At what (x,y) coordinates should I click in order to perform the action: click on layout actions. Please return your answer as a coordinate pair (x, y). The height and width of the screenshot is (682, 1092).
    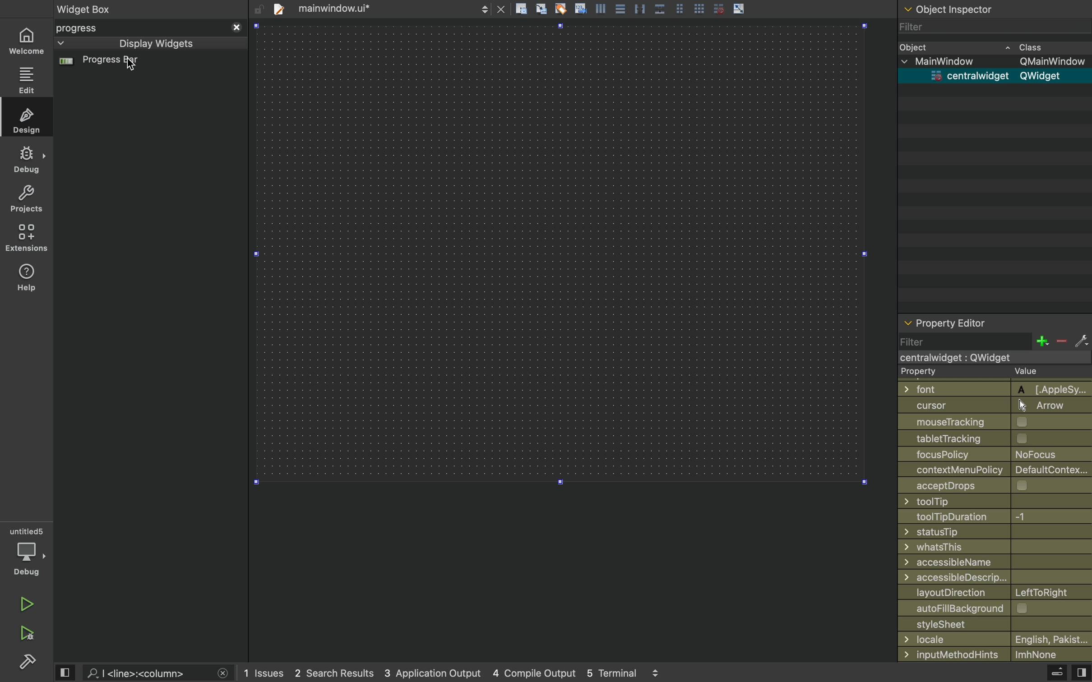
    Looking at the image, I should click on (673, 9).